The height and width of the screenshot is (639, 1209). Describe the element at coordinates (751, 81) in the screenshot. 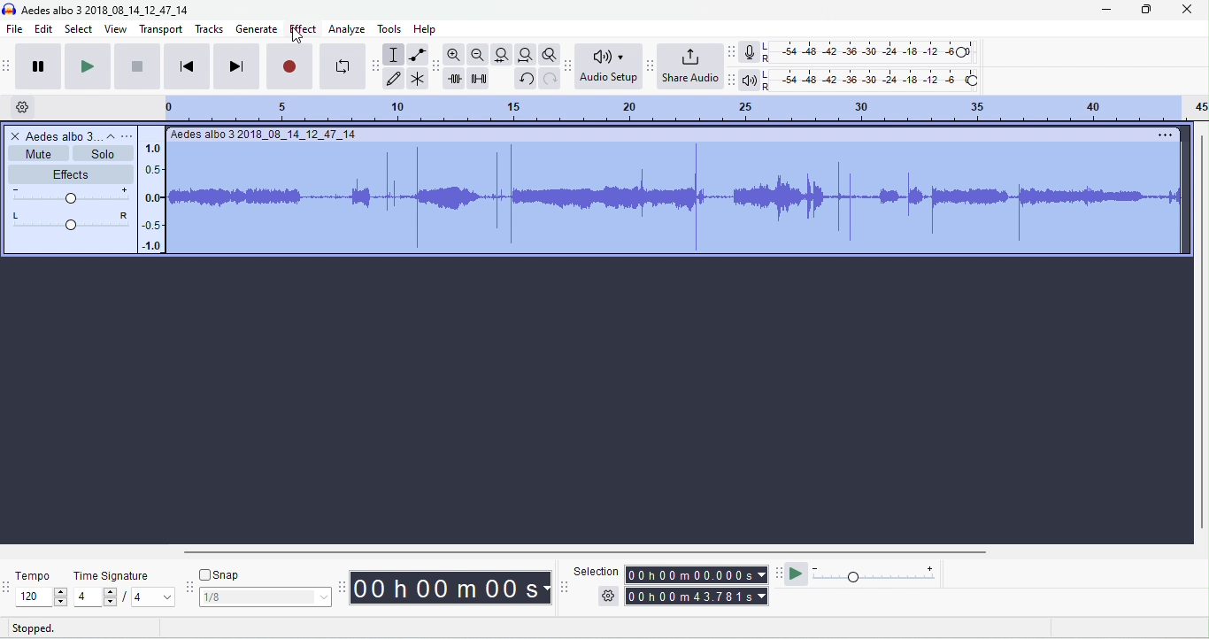

I see `playback meter` at that location.